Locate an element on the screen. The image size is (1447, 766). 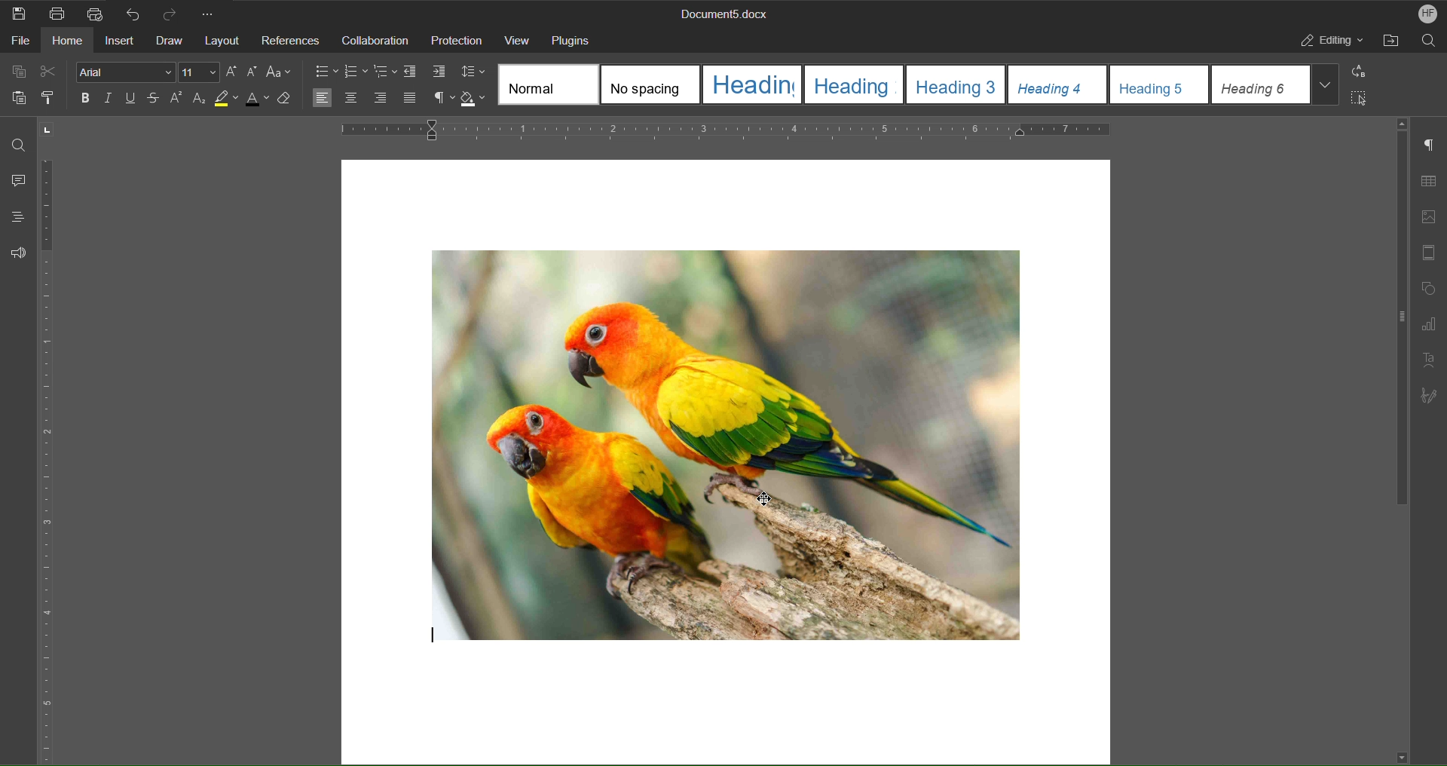
Text Style is located at coordinates (921, 84).